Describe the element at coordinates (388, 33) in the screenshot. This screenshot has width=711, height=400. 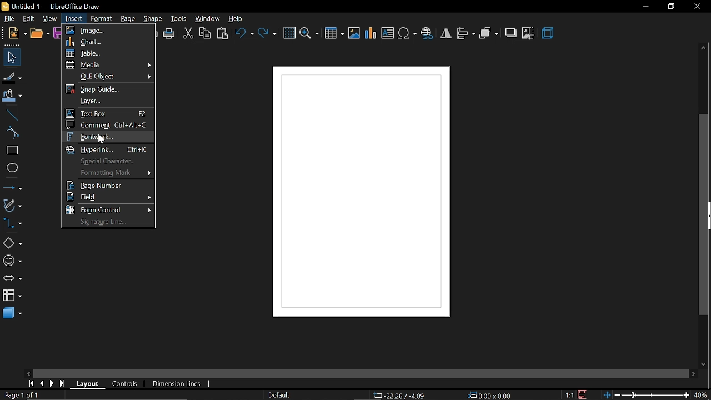
I see `insert text` at that location.